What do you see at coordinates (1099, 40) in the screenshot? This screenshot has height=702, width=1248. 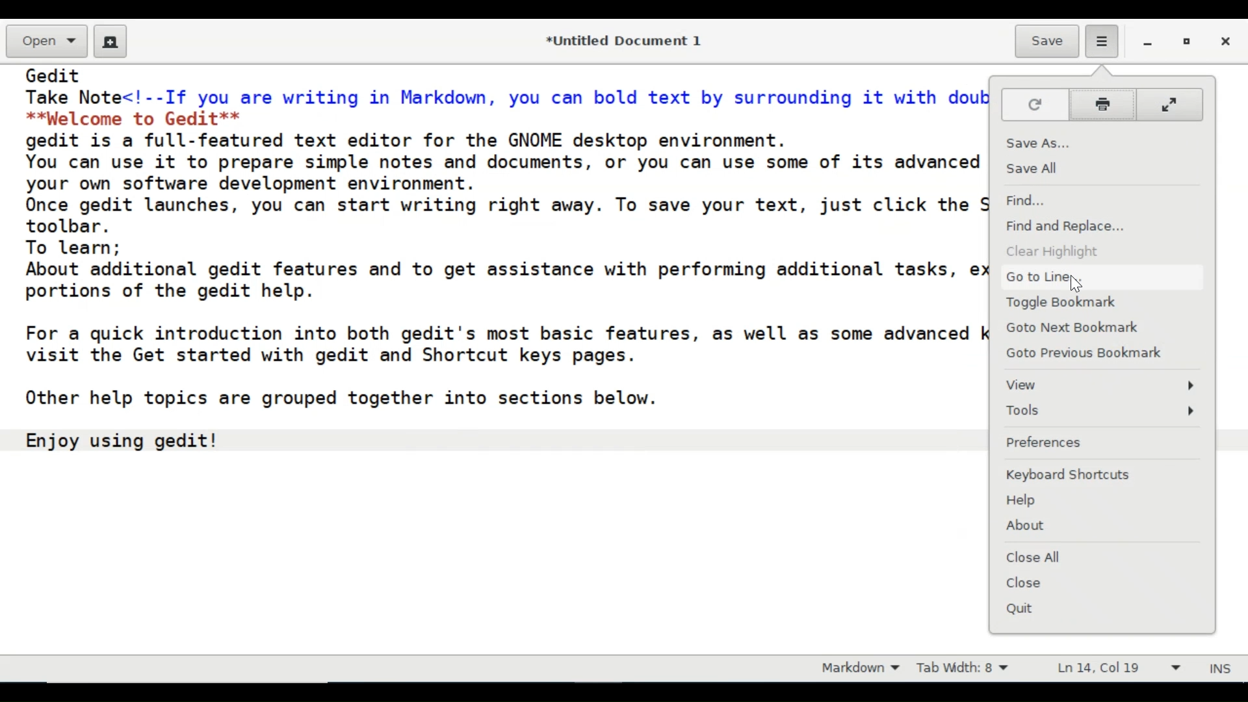 I see `Application menu` at bounding box center [1099, 40].